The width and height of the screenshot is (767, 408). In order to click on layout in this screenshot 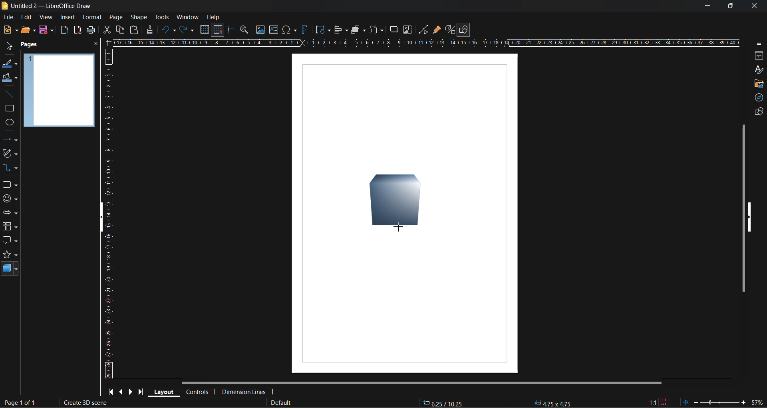, I will do `click(165, 392)`.